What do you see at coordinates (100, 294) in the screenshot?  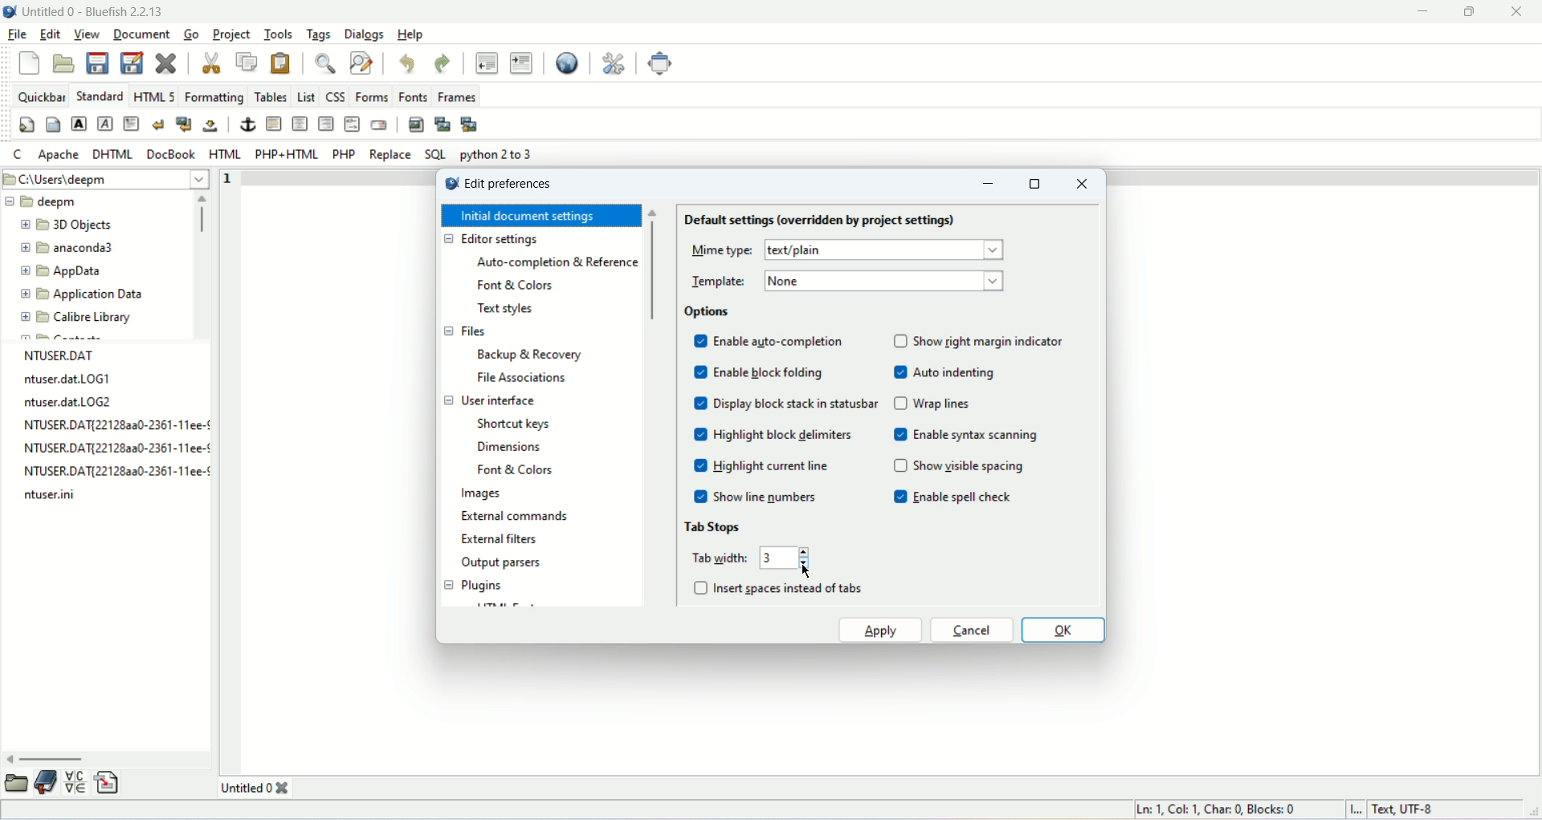 I see `Application Data` at bounding box center [100, 294].